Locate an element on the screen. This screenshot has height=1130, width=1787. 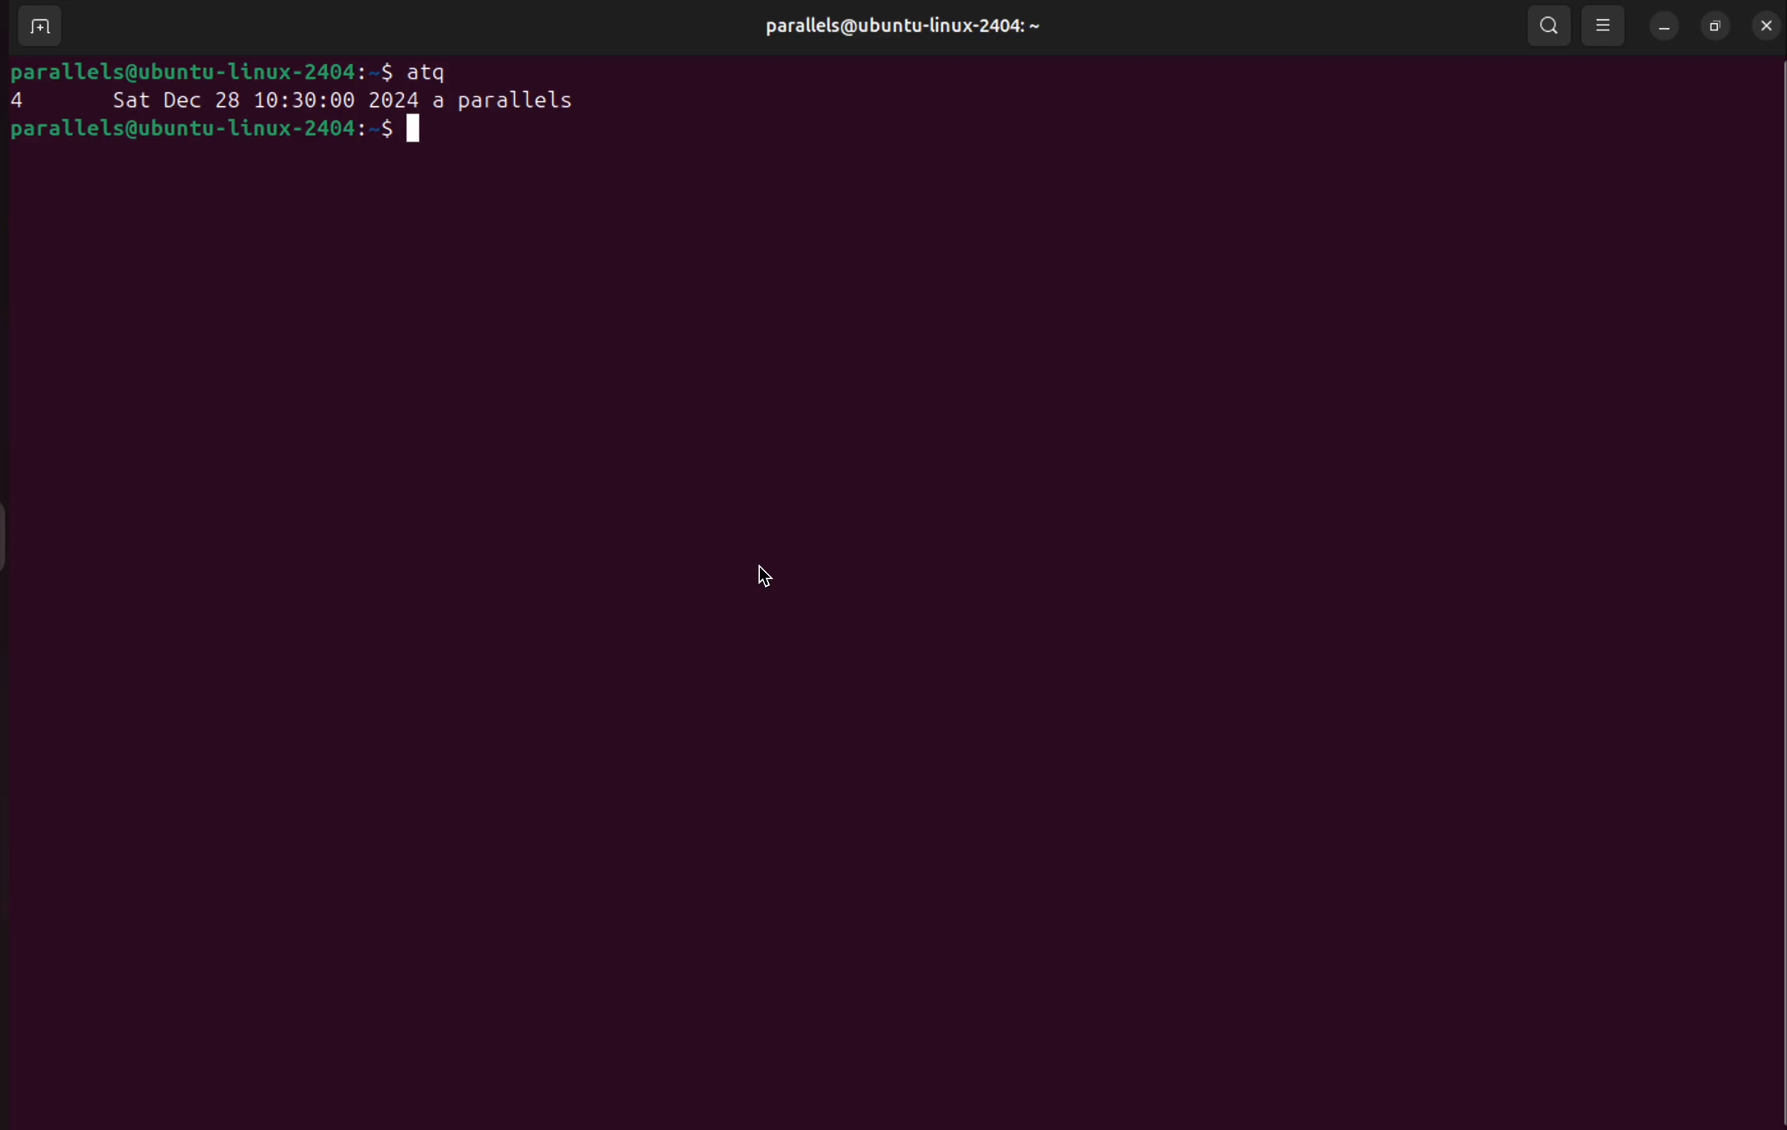
search is located at coordinates (1552, 27).